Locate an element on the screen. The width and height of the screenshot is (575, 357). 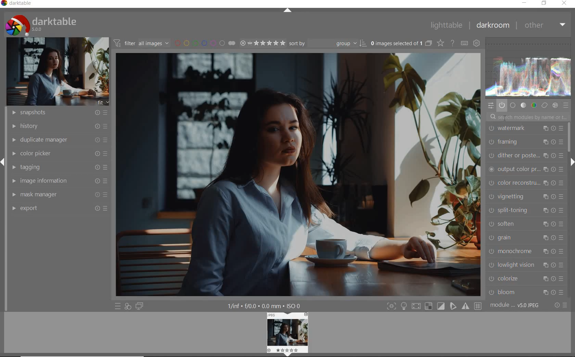
collapse grouped images is located at coordinates (428, 43).